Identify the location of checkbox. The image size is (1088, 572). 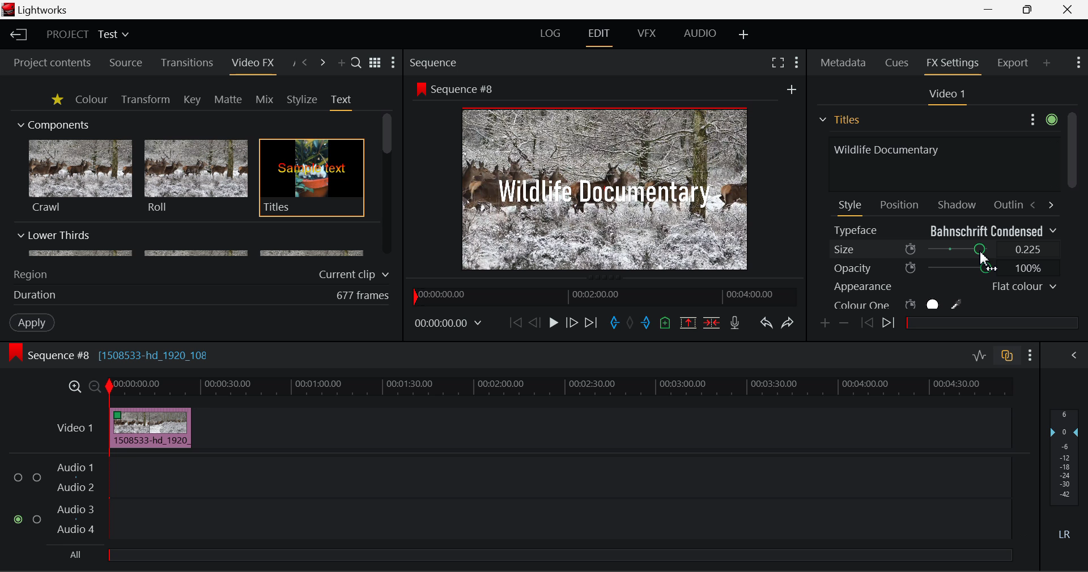
(37, 479).